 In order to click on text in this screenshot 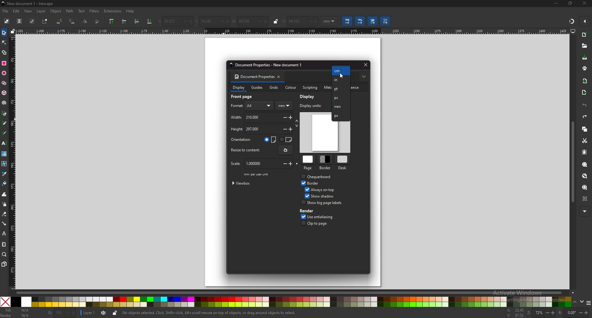, I will do `click(82, 11)`.